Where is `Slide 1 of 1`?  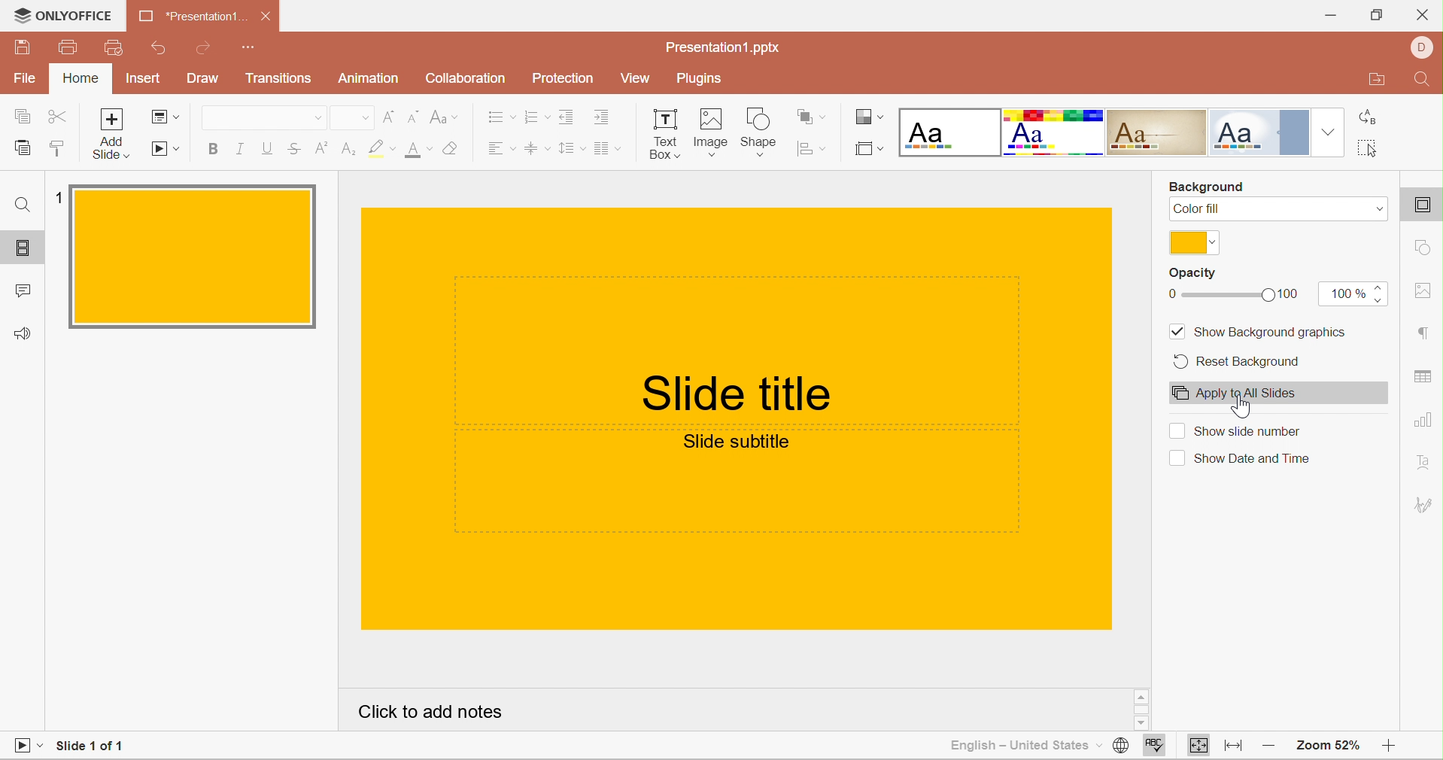 Slide 1 of 1 is located at coordinates (88, 747).